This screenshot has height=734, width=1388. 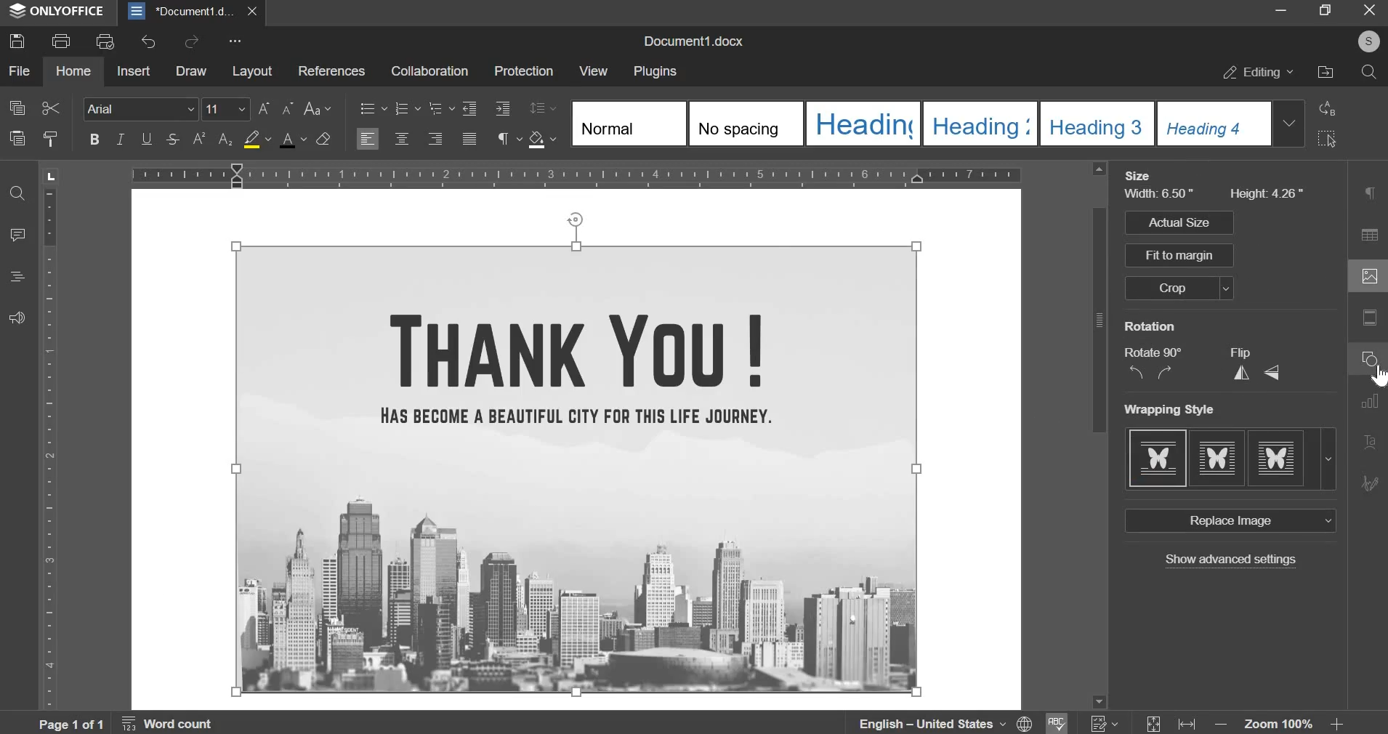 I want to click on print preview, so click(x=105, y=43).